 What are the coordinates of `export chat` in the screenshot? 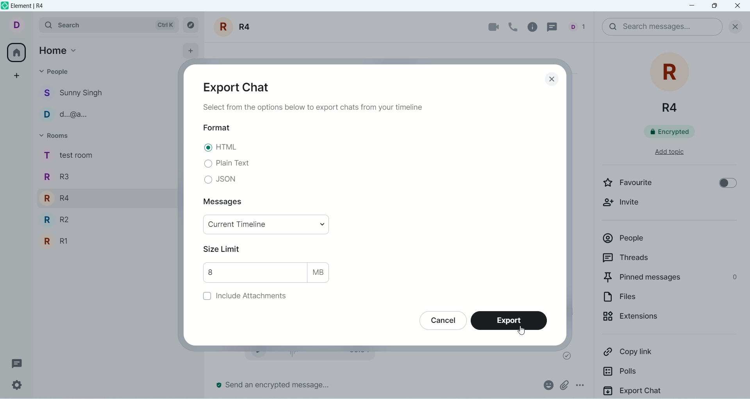 It's located at (241, 86).